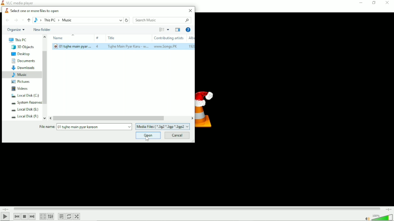 This screenshot has width=394, height=221. Describe the element at coordinates (22, 20) in the screenshot. I see `Recent locations` at that location.